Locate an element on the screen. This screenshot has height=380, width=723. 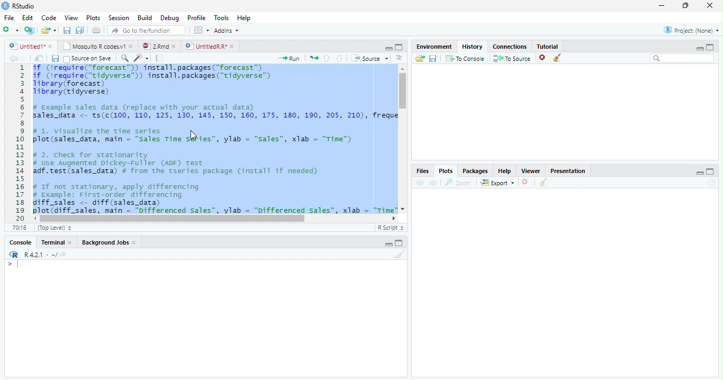
Down is located at coordinates (340, 59).